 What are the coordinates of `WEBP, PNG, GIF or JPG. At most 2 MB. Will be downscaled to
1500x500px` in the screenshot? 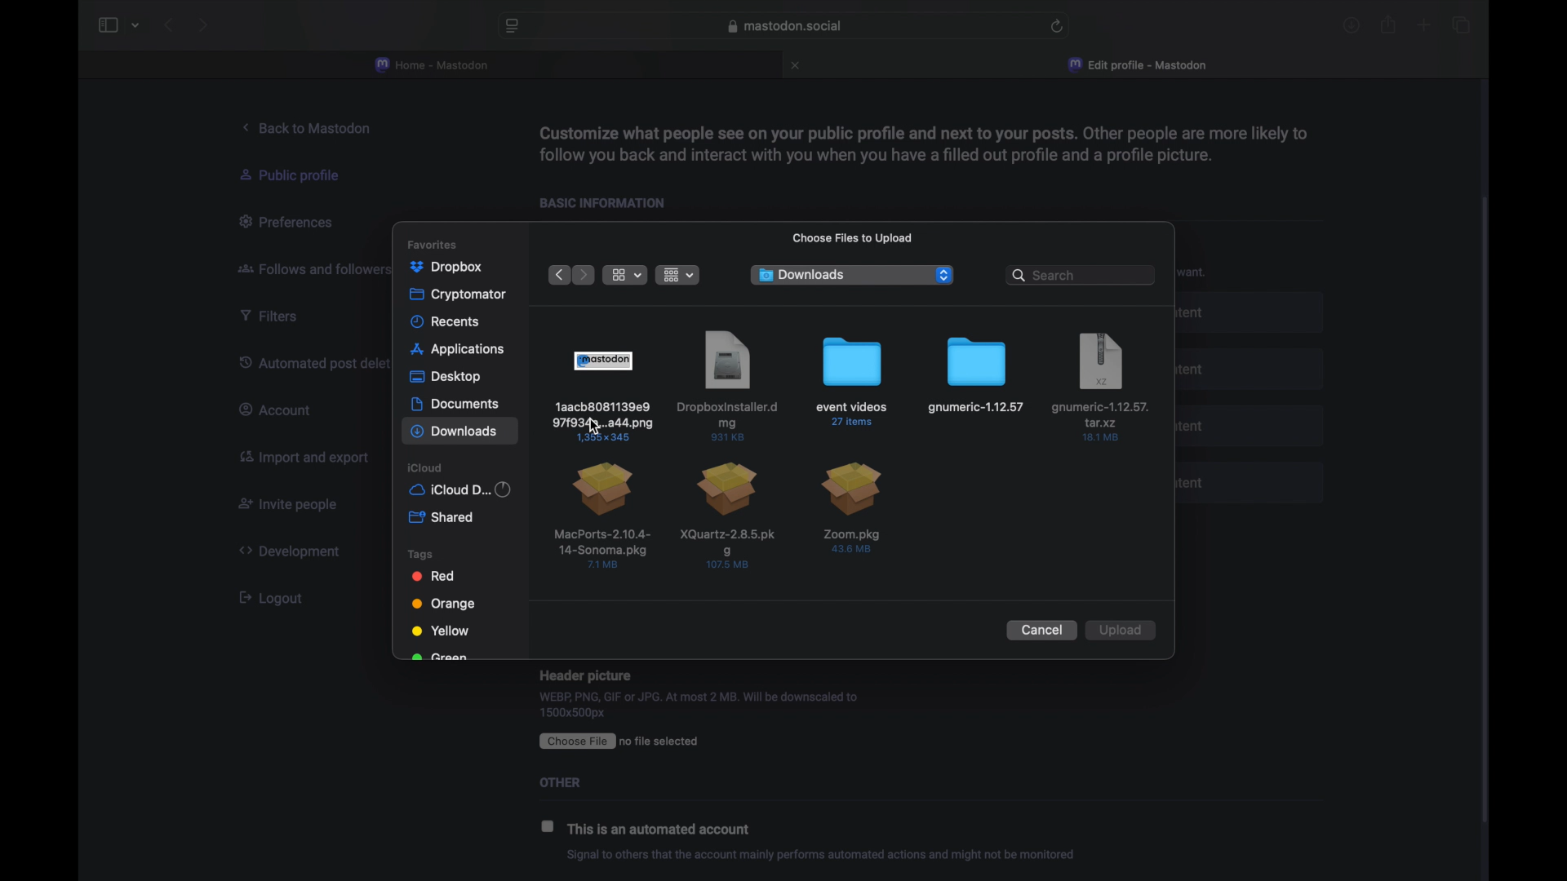 It's located at (699, 706).